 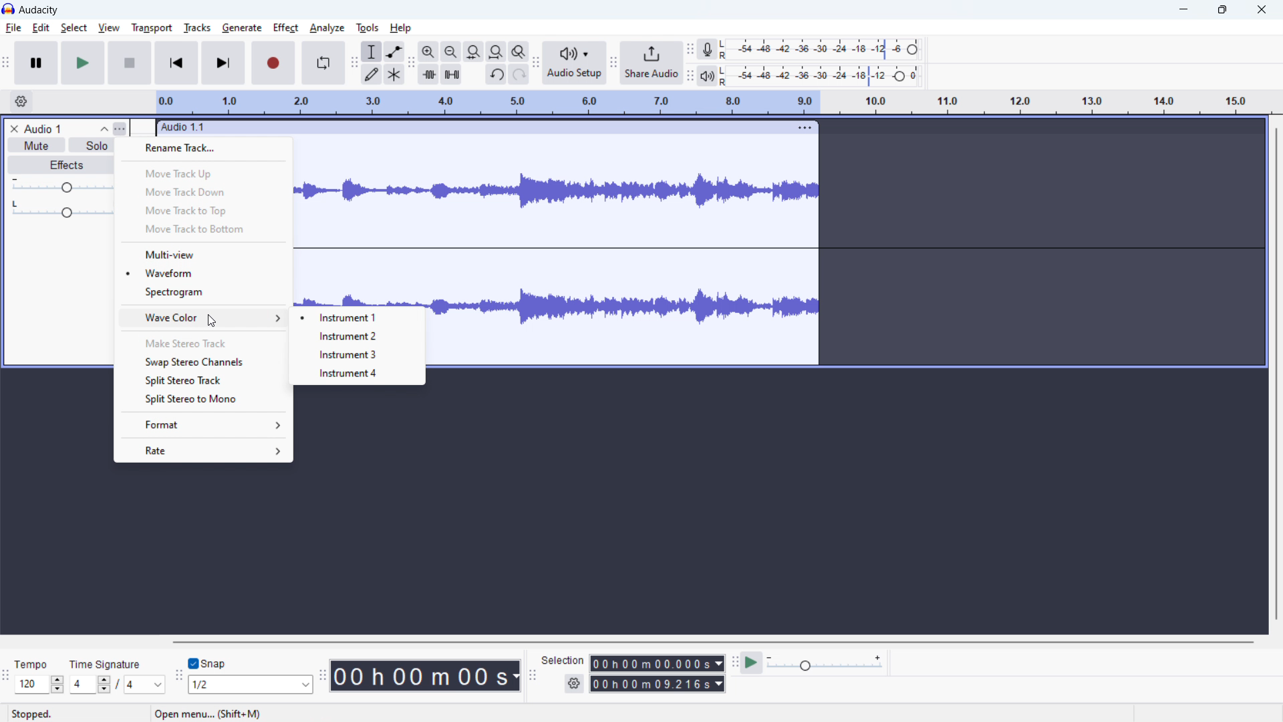 What do you see at coordinates (450, 51) in the screenshot?
I see `zoom out` at bounding box center [450, 51].